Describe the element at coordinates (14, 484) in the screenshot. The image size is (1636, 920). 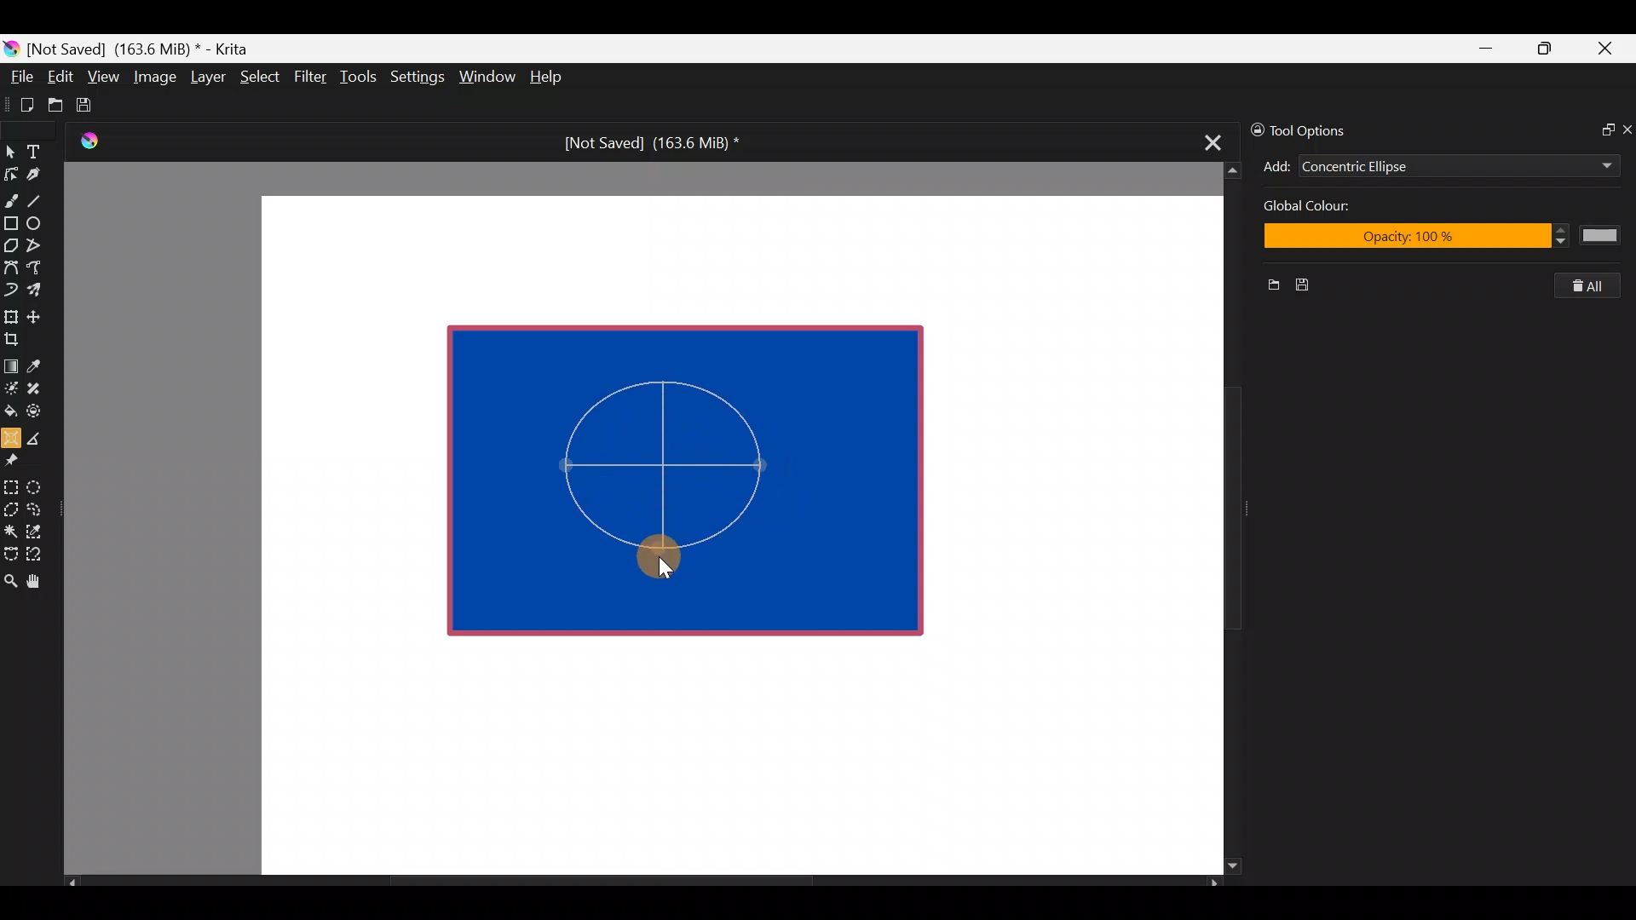
I see `Rectangular selection tool` at that location.